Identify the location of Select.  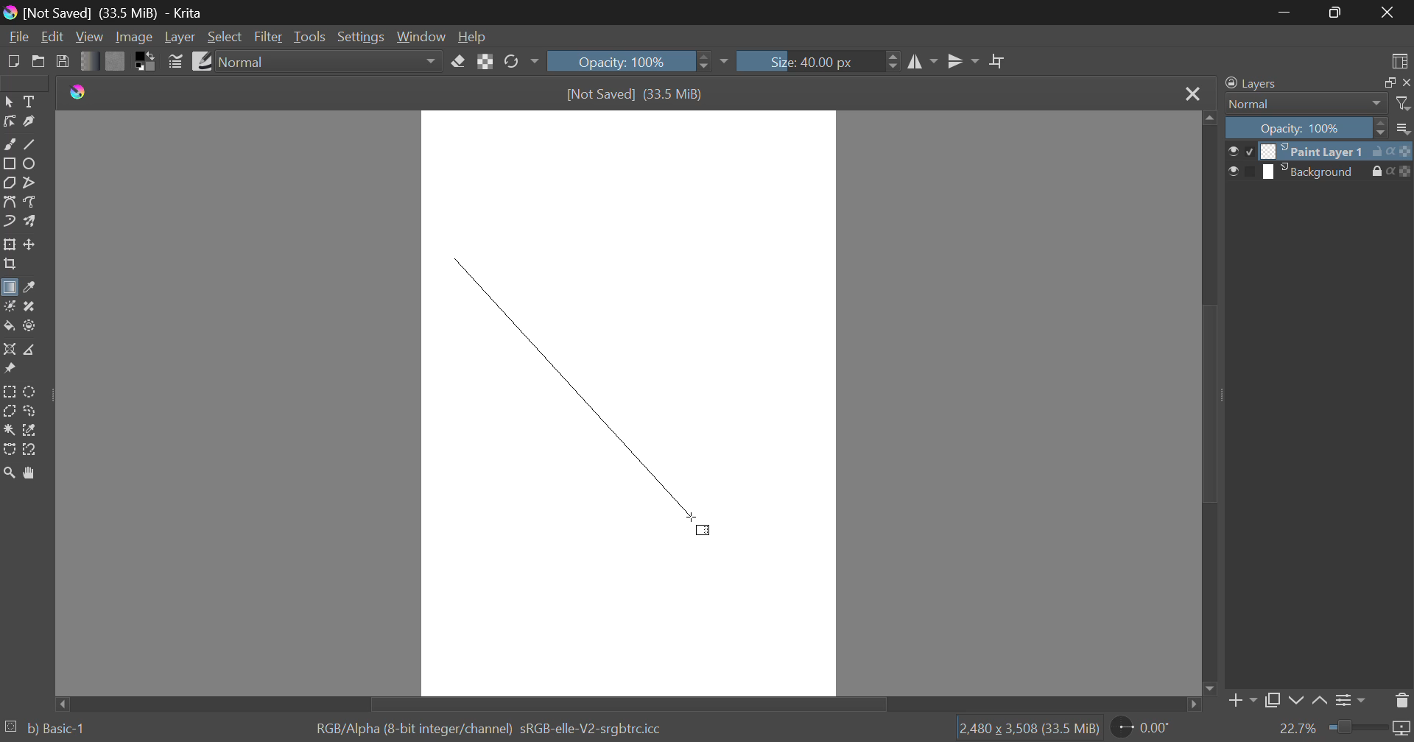
(9, 100).